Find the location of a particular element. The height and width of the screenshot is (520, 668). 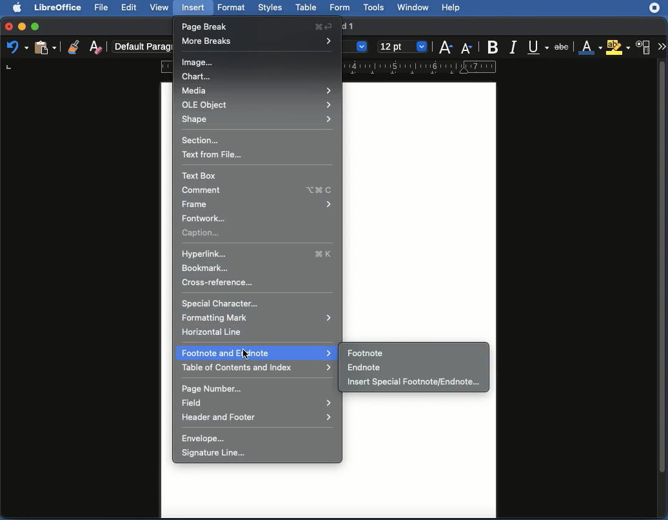

help is located at coordinates (451, 8).